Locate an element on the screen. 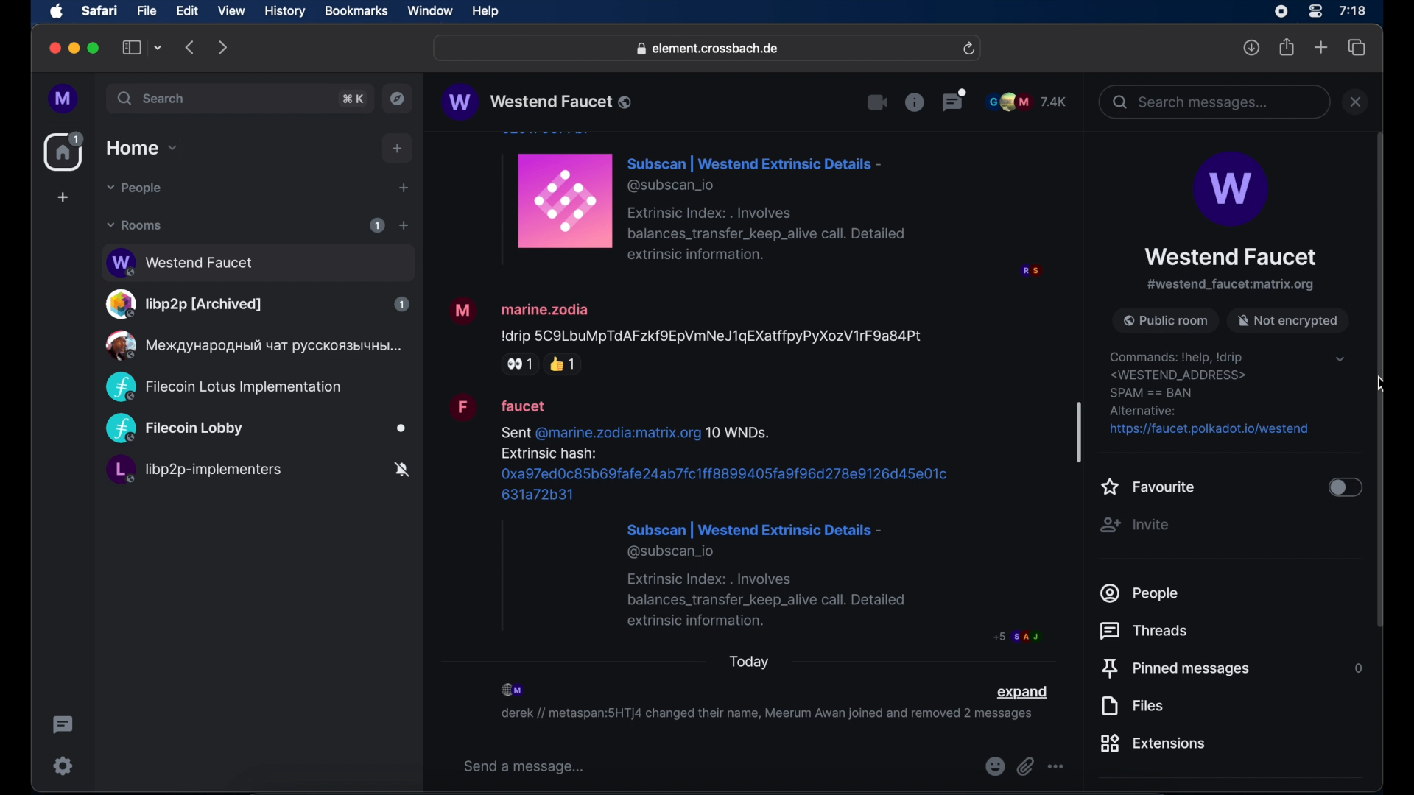 The width and height of the screenshot is (1414, 795). close is located at coordinates (53, 49).